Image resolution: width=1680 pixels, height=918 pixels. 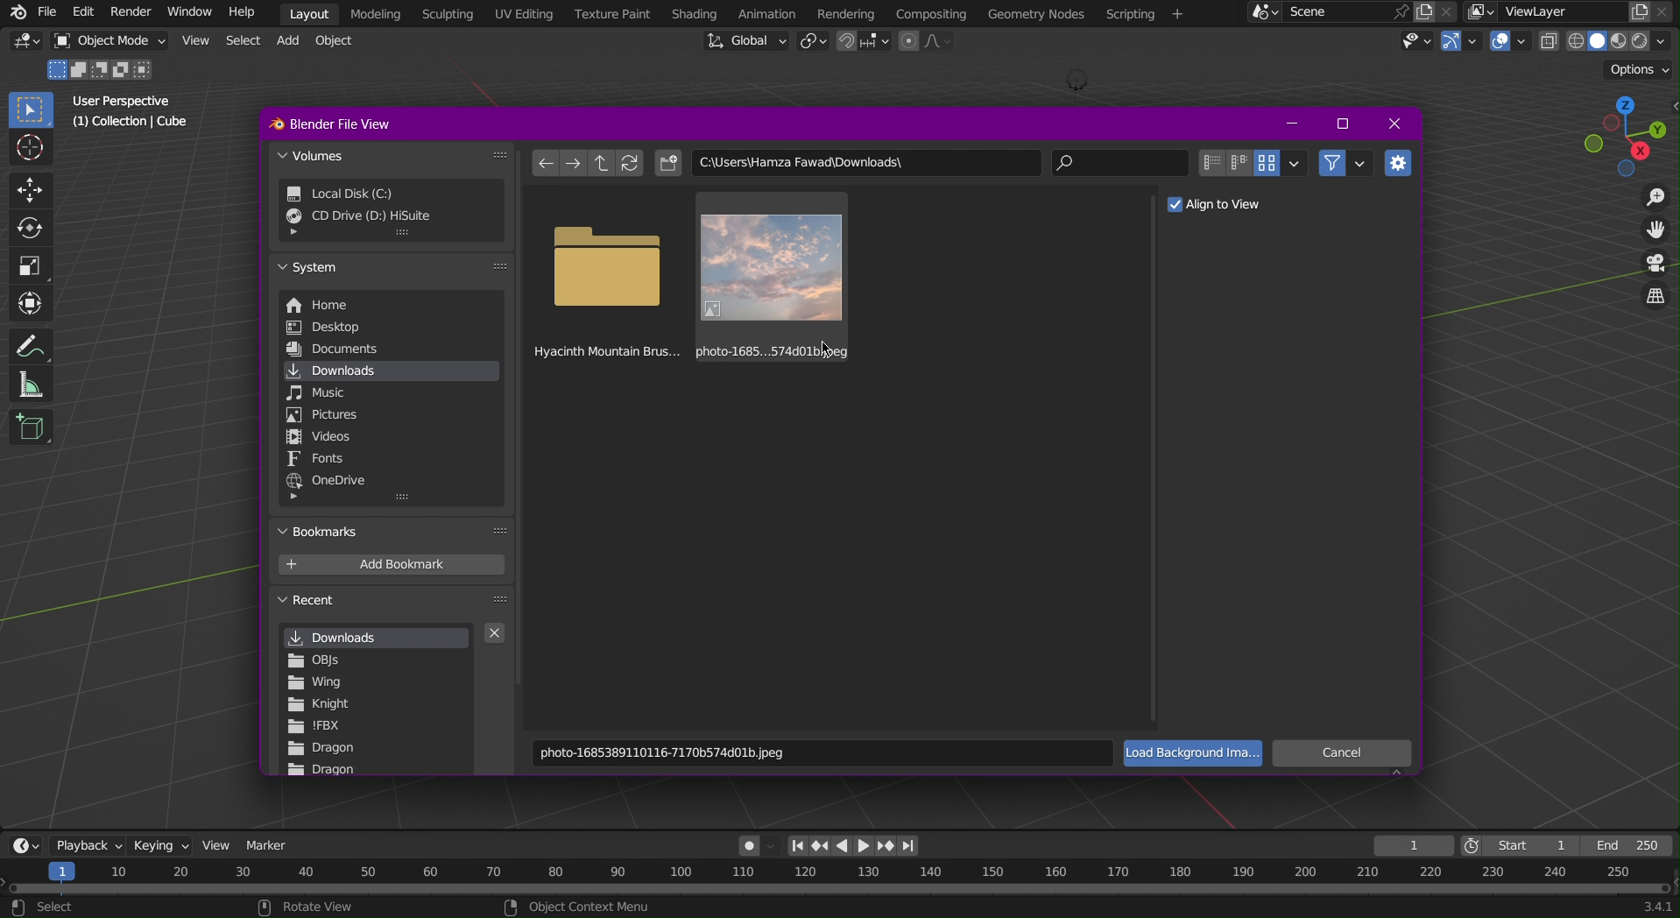 What do you see at coordinates (394, 533) in the screenshot?
I see `Bookmarks` at bounding box center [394, 533].